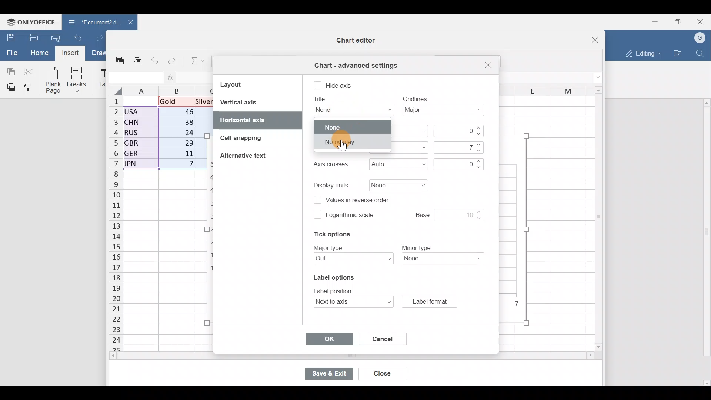  What do you see at coordinates (321, 99) in the screenshot?
I see `text` at bounding box center [321, 99].